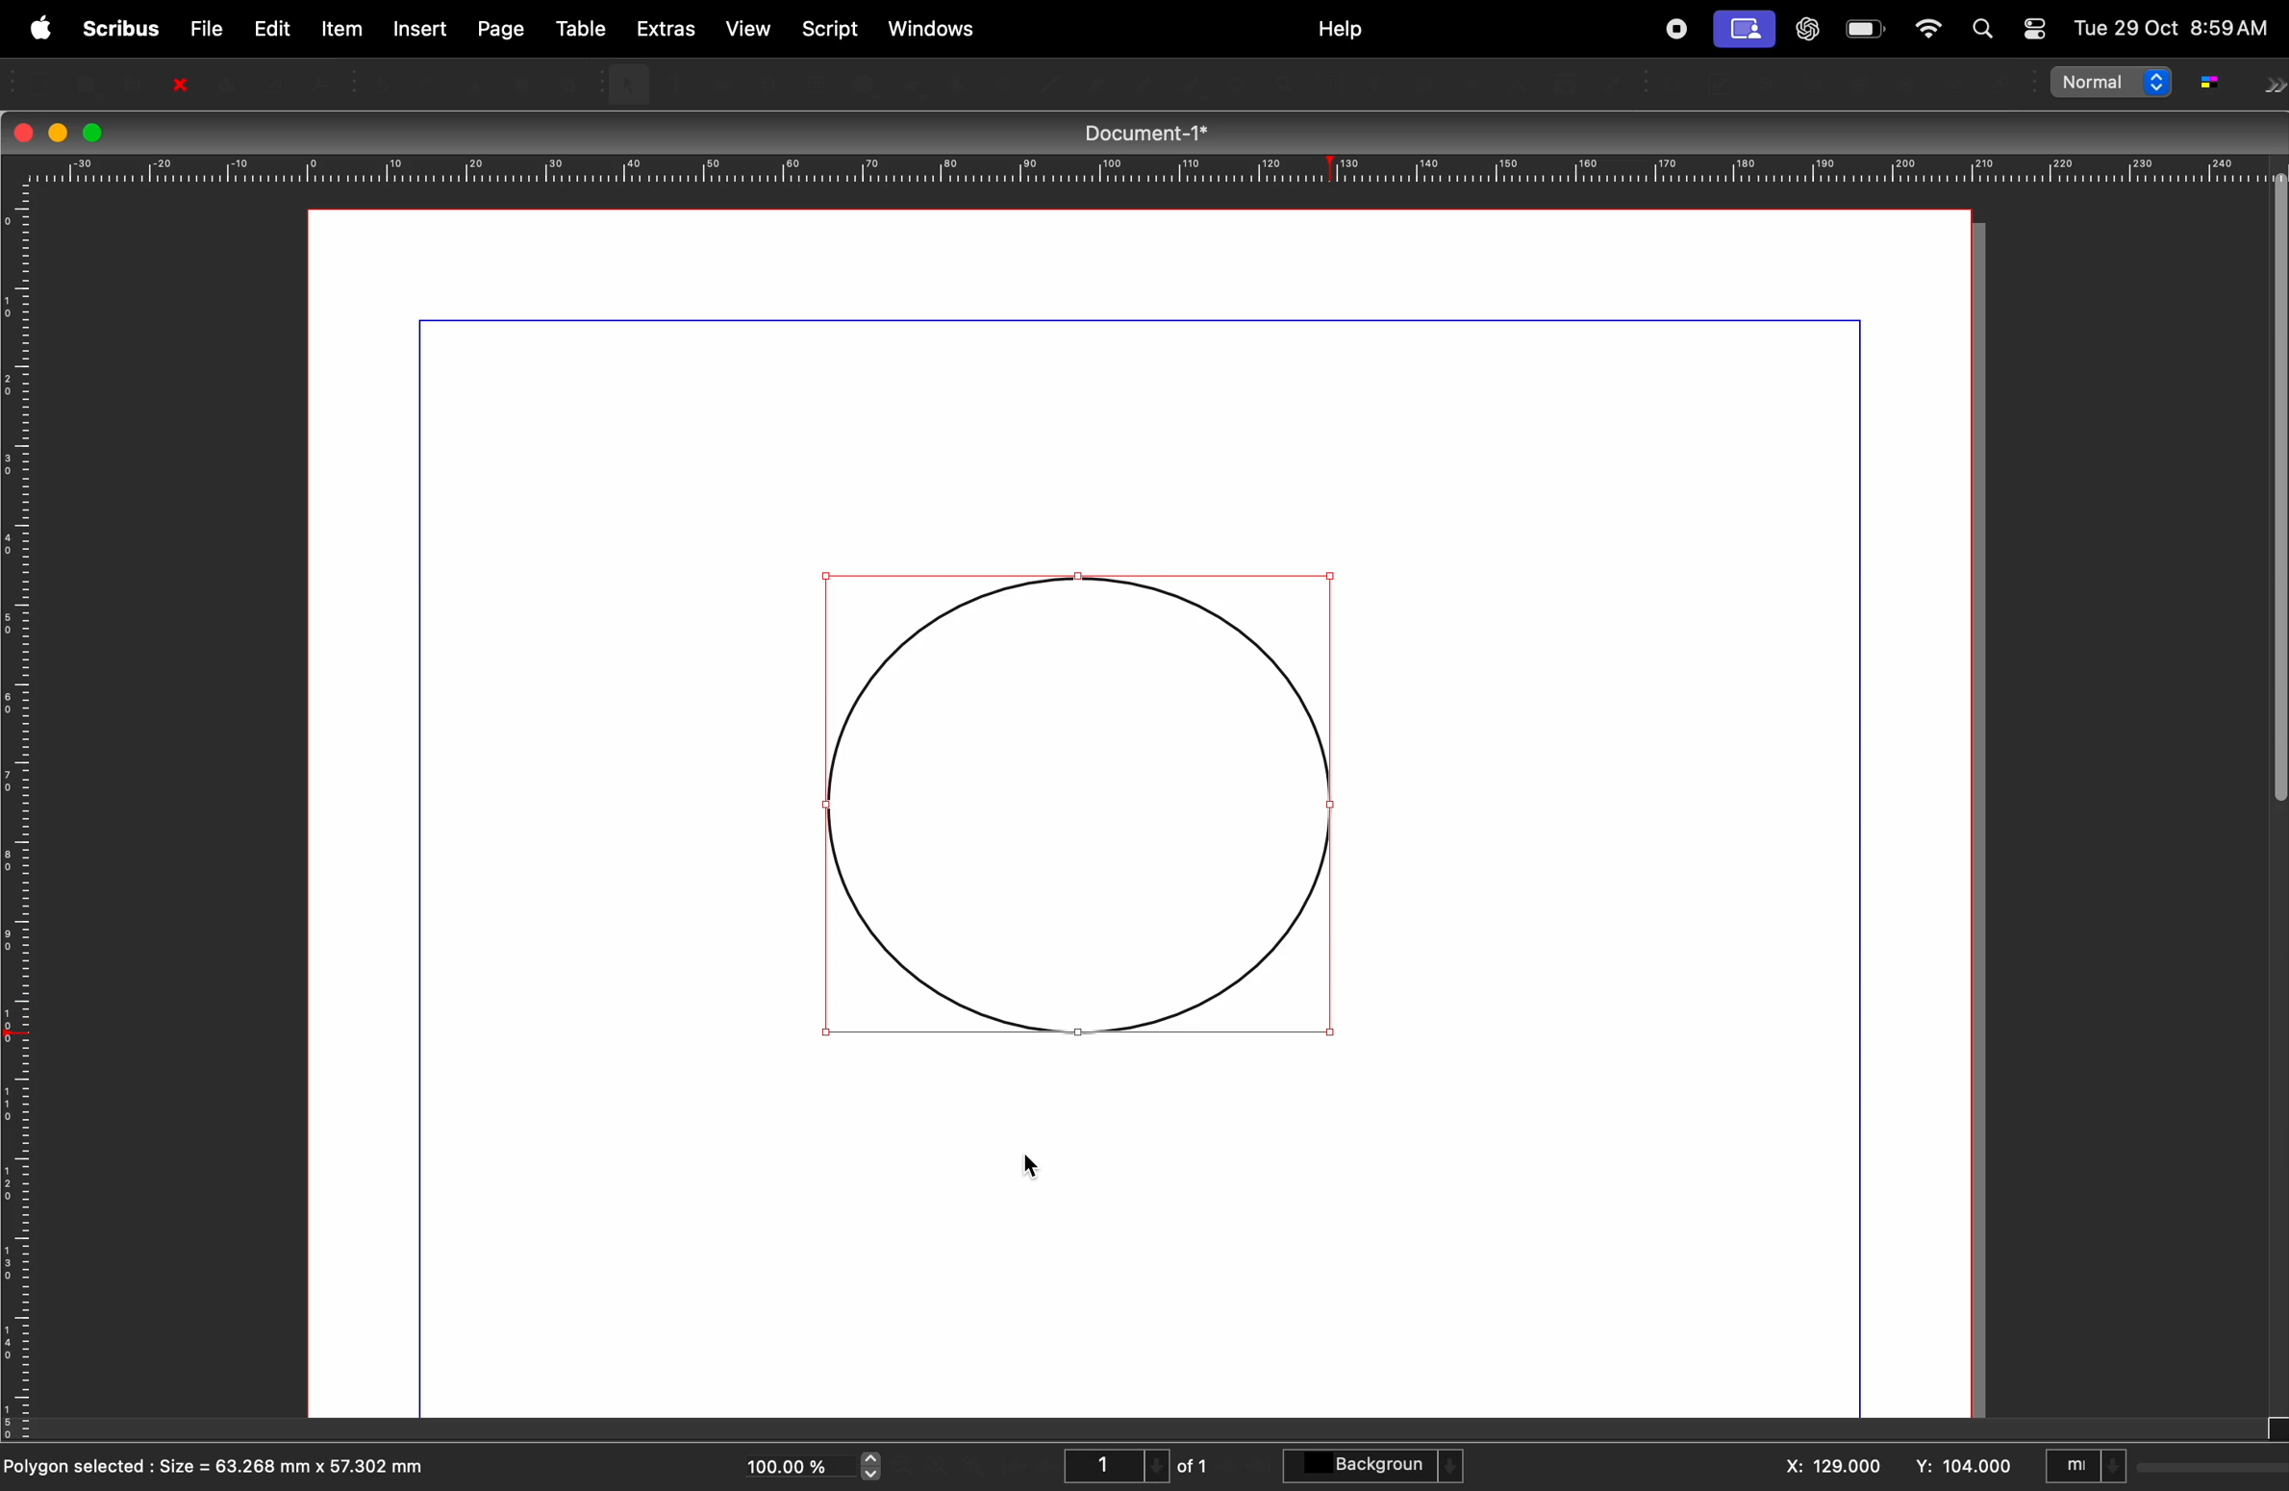  Describe the element at coordinates (16, 818) in the screenshot. I see `vertical scale` at that location.